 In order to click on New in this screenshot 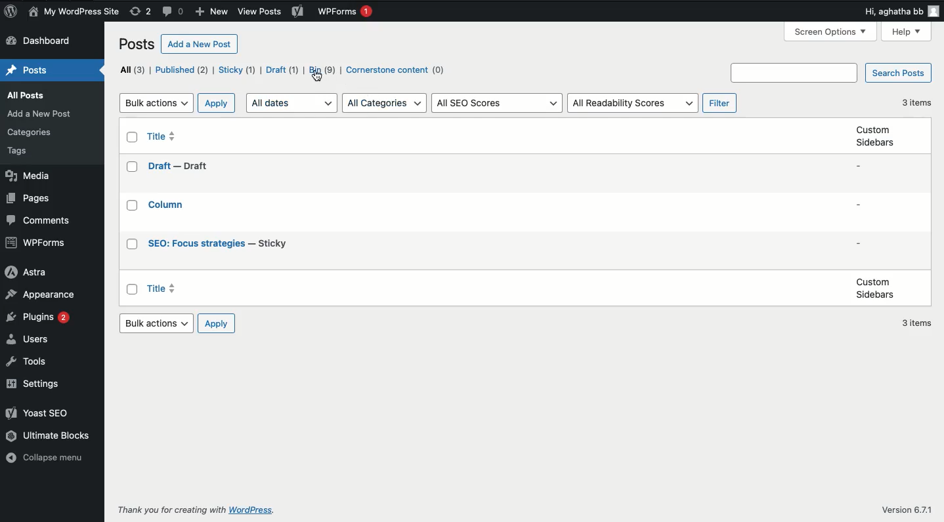, I will do `click(212, 12)`.